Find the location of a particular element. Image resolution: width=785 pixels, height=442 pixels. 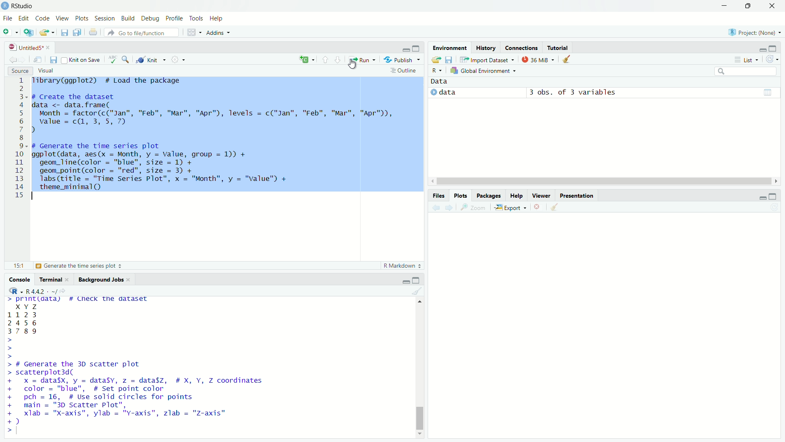

maximize is located at coordinates (749, 6).